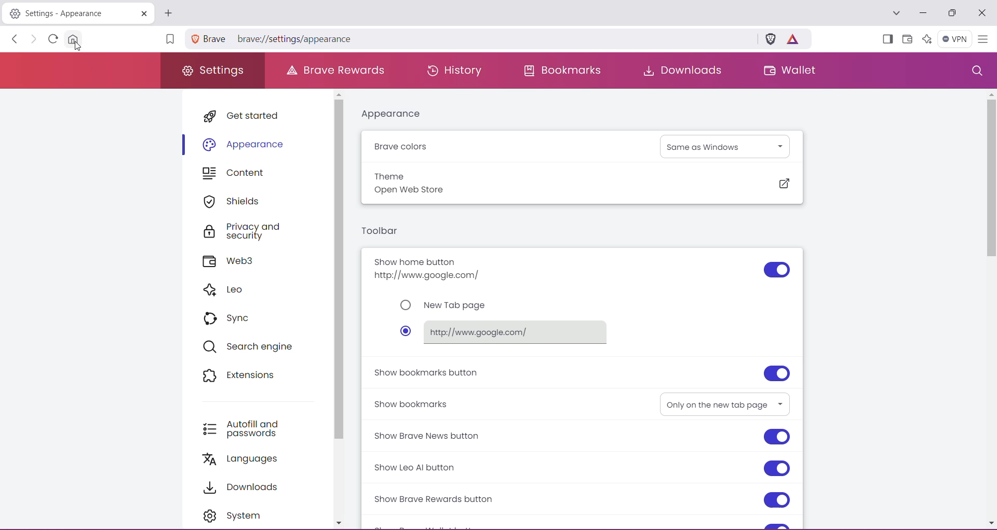 Image resolution: width=997 pixels, height=530 pixels. I want to click on Site Information, so click(195, 38).